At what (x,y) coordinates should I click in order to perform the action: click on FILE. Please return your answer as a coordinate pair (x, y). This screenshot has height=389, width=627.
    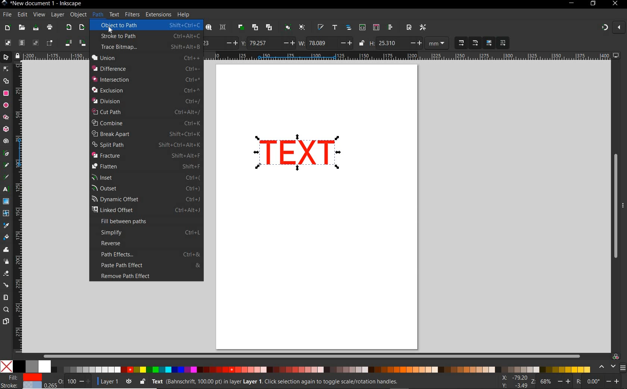
    Looking at the image, I should click on (6, 15).